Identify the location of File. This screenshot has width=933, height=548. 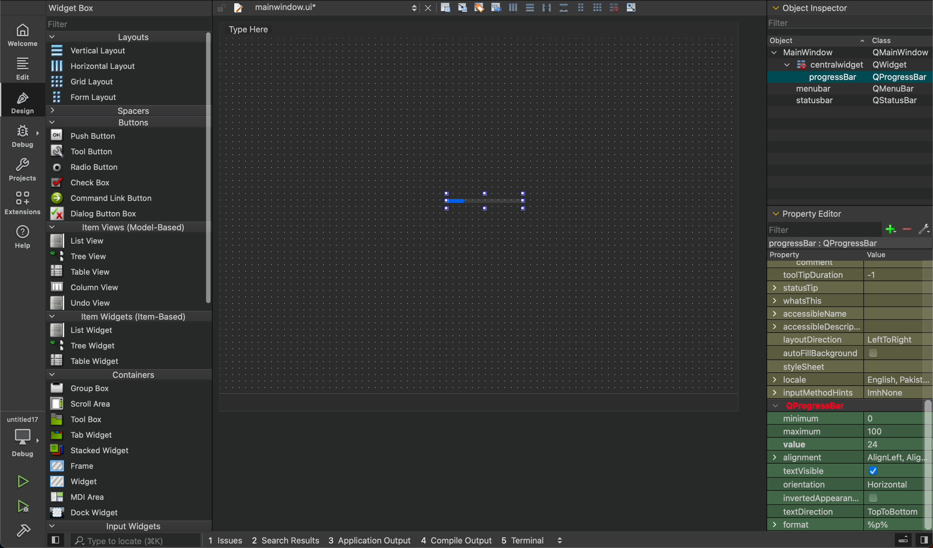
(80, 241).